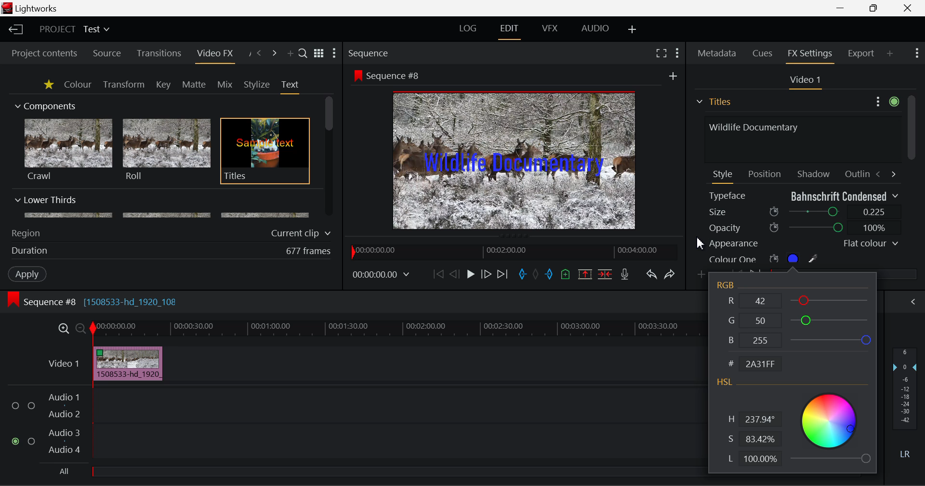 This screenshot has height=486, width=925. Describe the element at coordinates (258, 54) in the screenshot. I see `Previous Panel` at that location.